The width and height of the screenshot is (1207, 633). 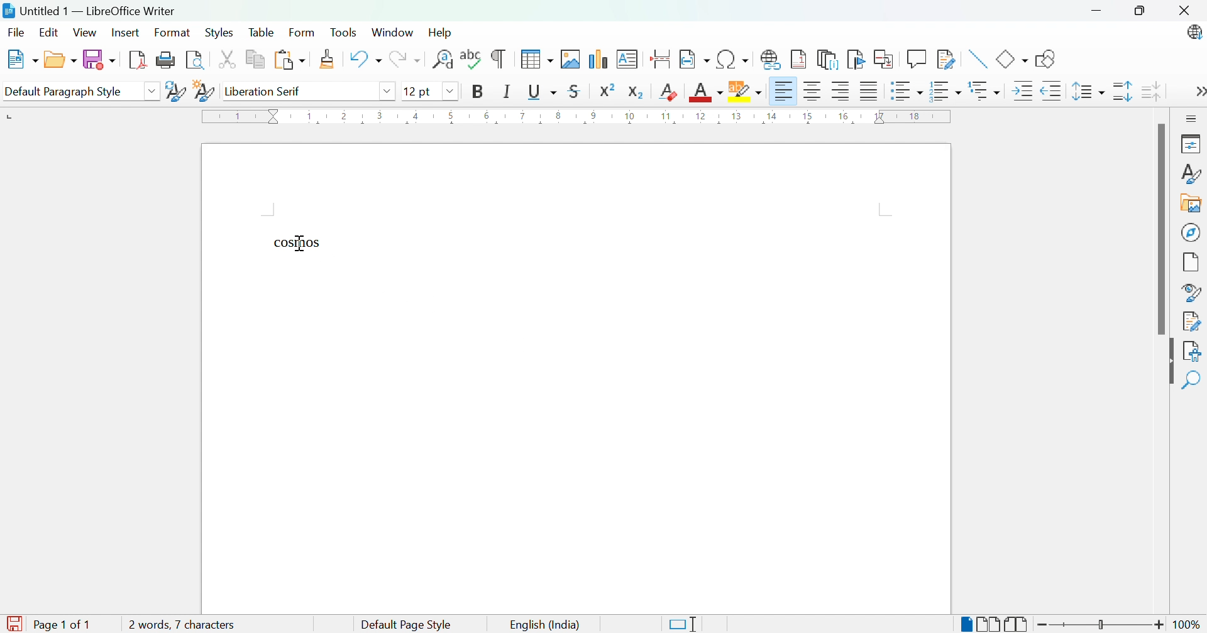 What do you see at coordinates (883, 59) in the screenshot?
I see `Insert cross-reference` at bounding box center [883, 59].